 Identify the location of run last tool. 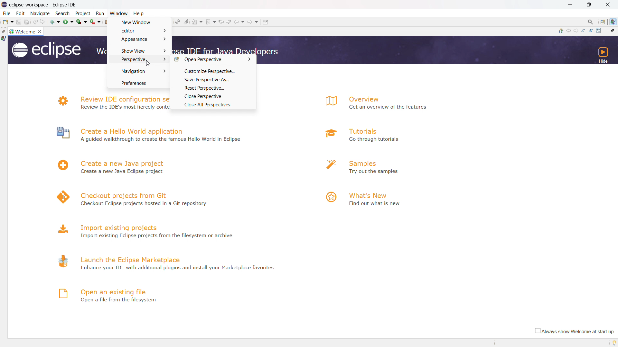
(95, 22).